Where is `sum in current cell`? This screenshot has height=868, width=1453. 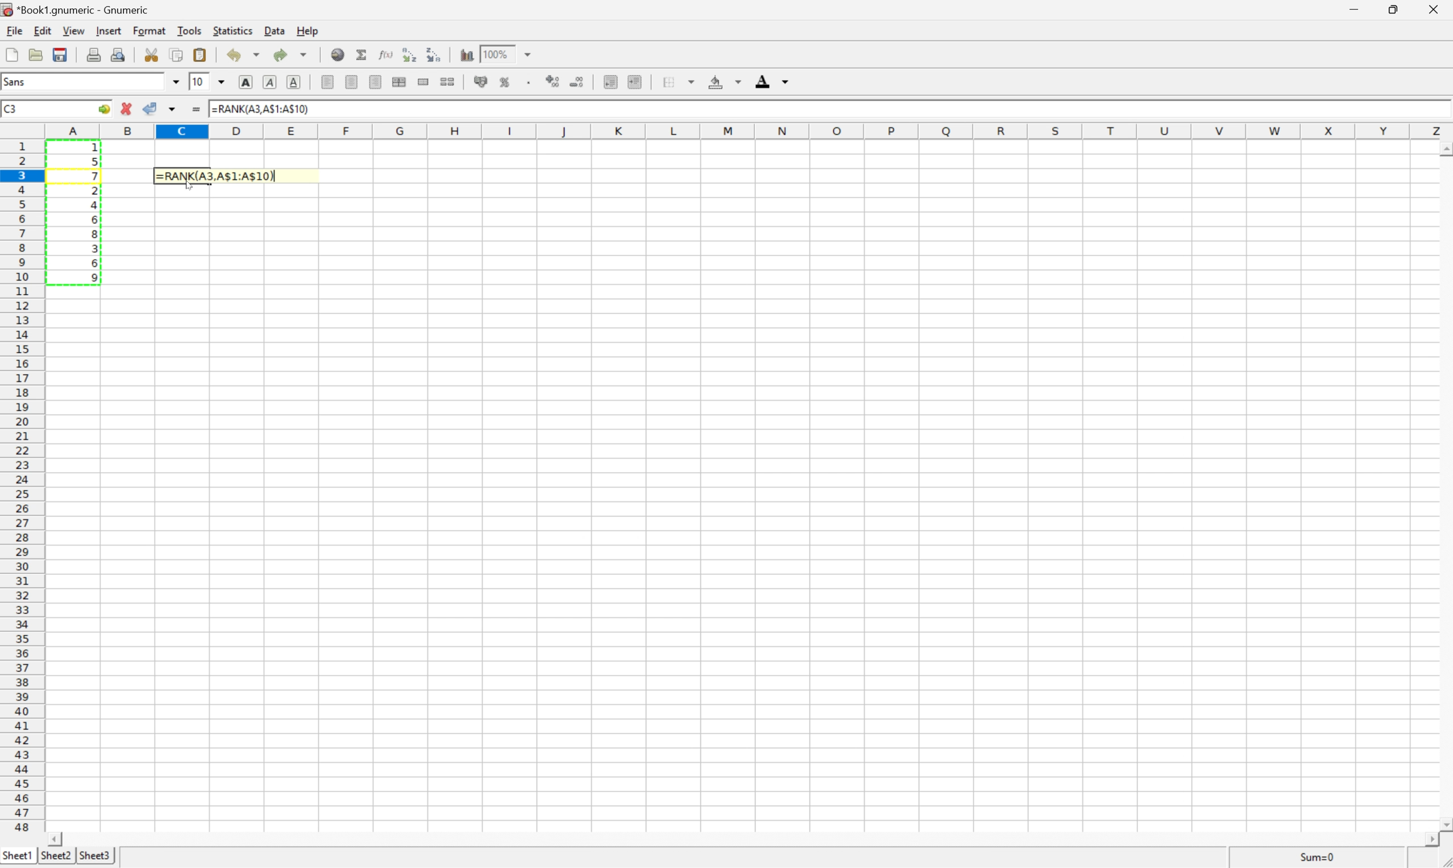
sum in current cell is located at coordinates (362, 54).